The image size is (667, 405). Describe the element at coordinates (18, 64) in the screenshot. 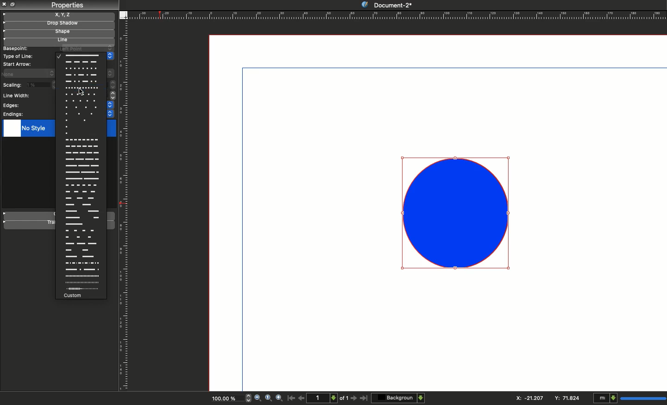

I see `Start arrow` at that location.